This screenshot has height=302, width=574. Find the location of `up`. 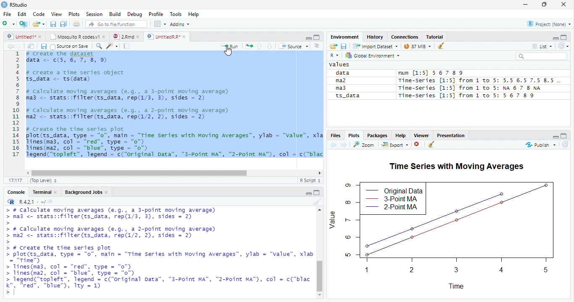

up is located at coordinates (260, 46).